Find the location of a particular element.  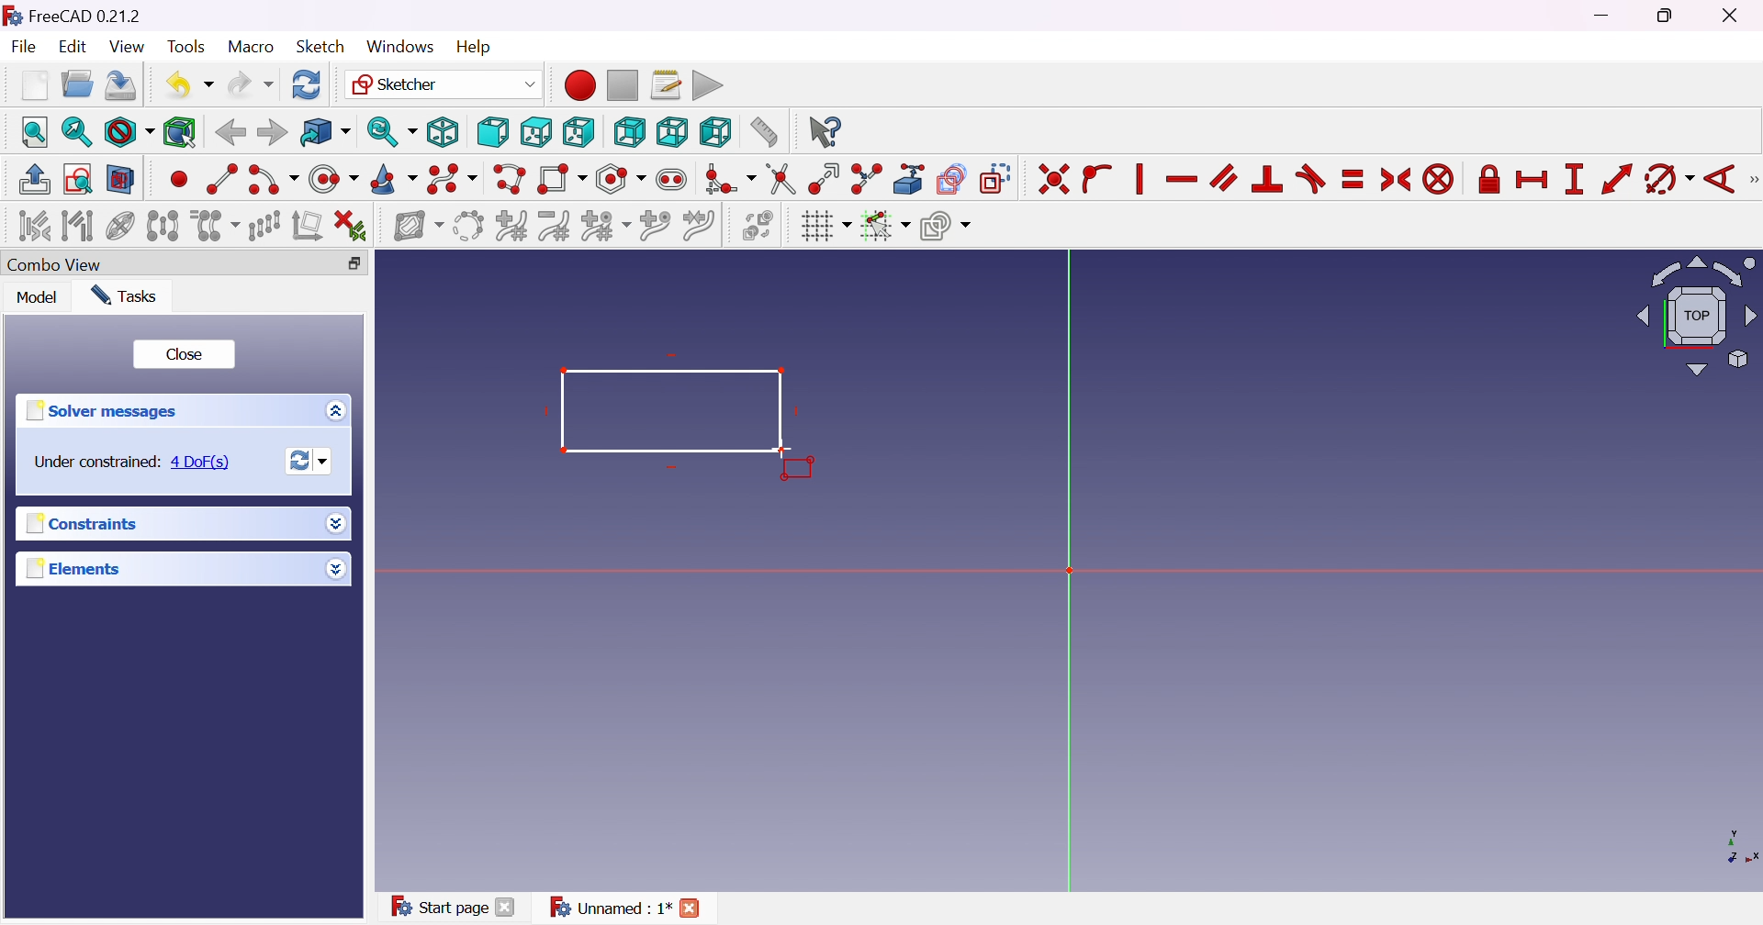

Create regular polygon is located at coordinates (622, 179).